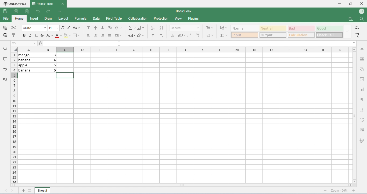  What do you see at coordinates (96, 35) in the screenshot?
I see `align center` at bounding box center [96, 35].